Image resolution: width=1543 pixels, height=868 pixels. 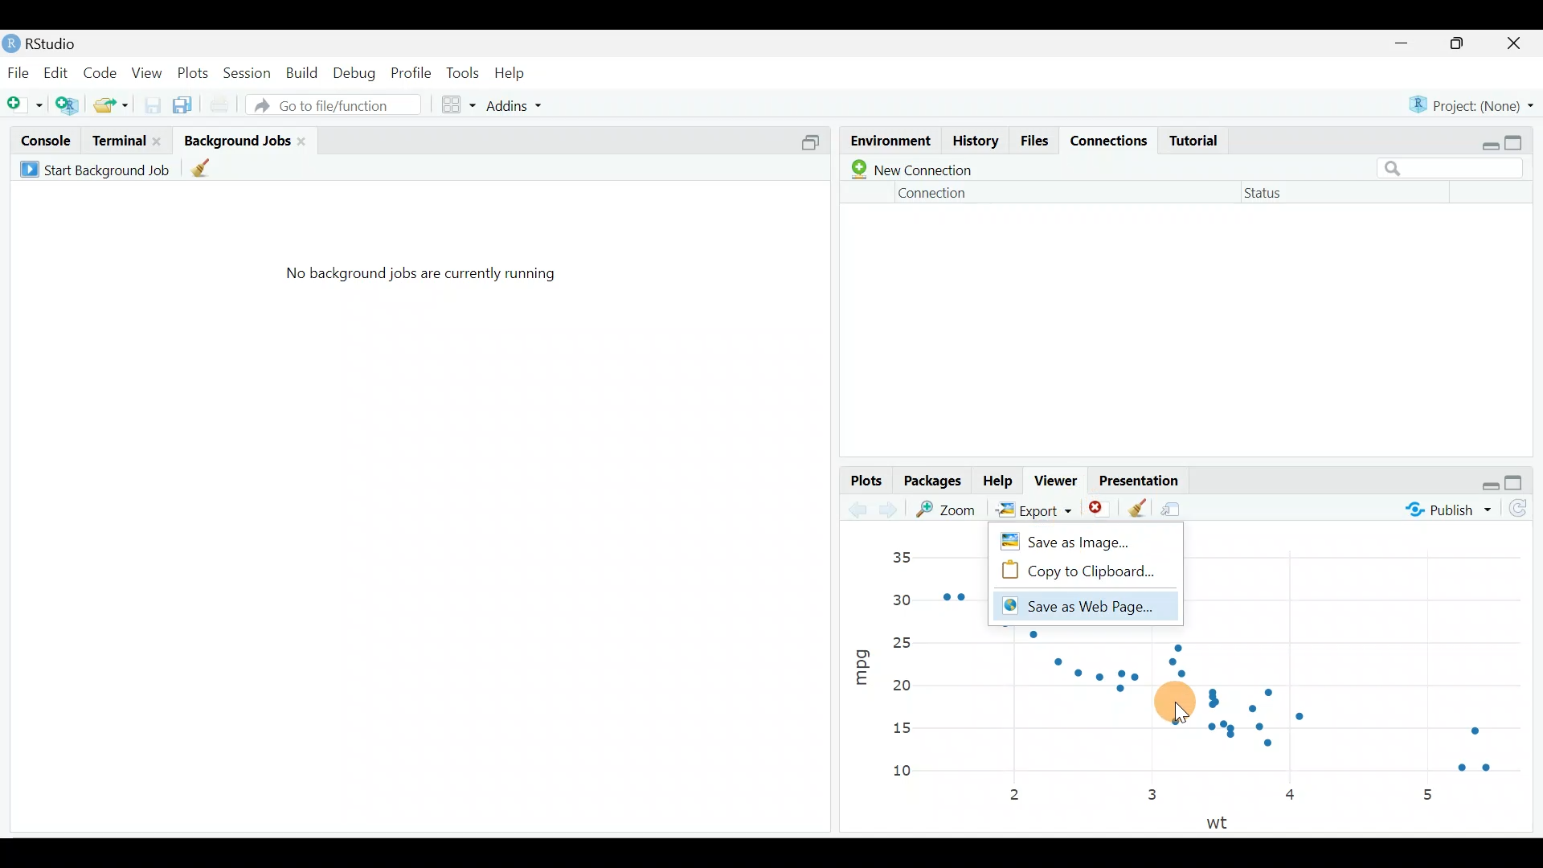 I want to click on Project (None), so click(x=1472, y=104).